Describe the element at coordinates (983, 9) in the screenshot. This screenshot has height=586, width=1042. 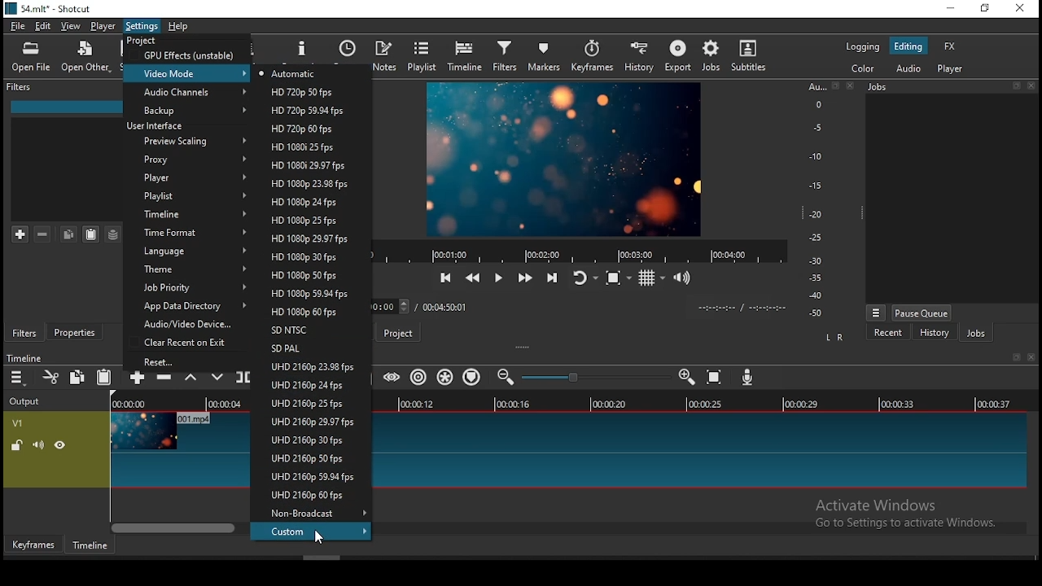
I see `restore` at that location.